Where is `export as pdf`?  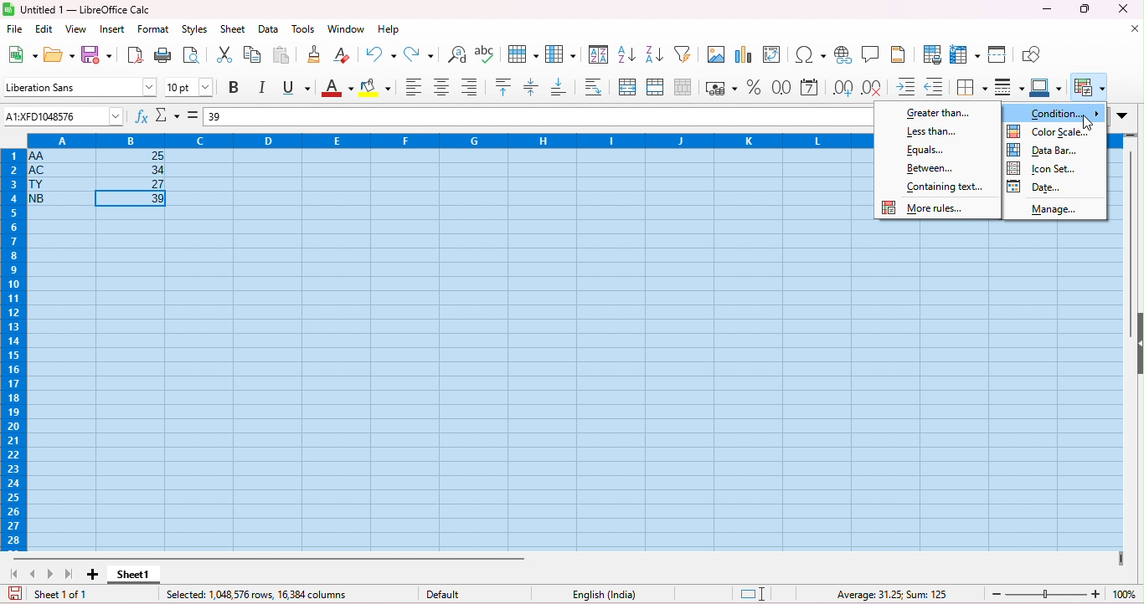 export as pdf is located at coordinates (135, 54).